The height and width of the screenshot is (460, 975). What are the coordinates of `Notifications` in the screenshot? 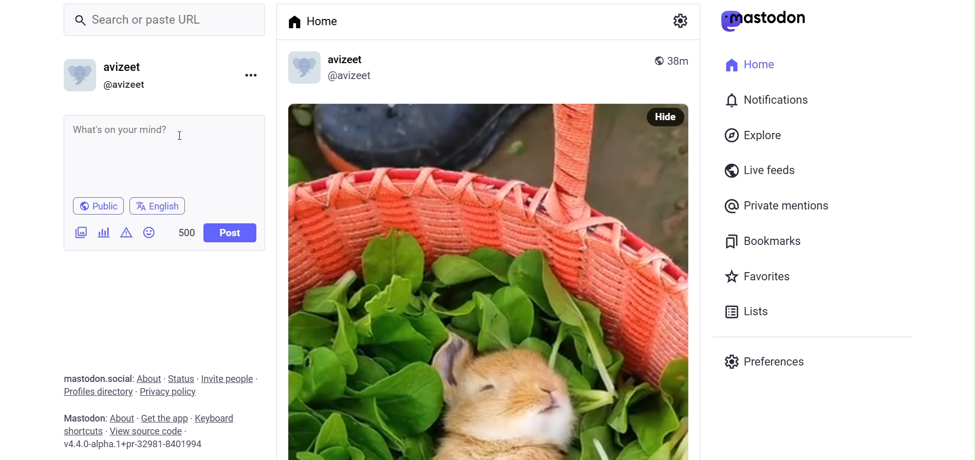 It's located at (770, 100).